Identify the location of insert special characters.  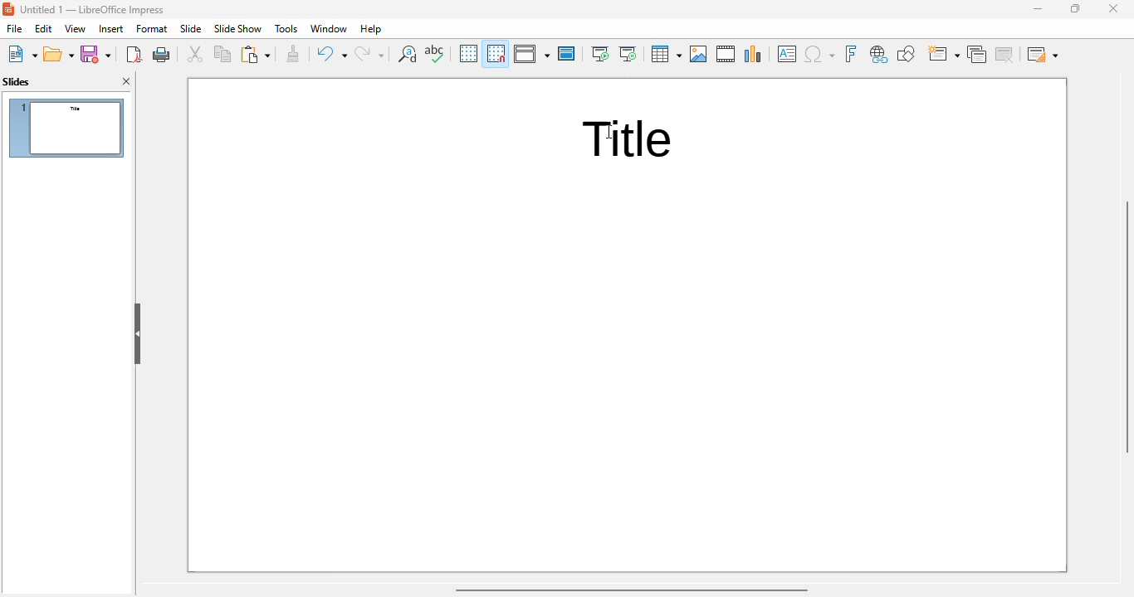
(819, 54).